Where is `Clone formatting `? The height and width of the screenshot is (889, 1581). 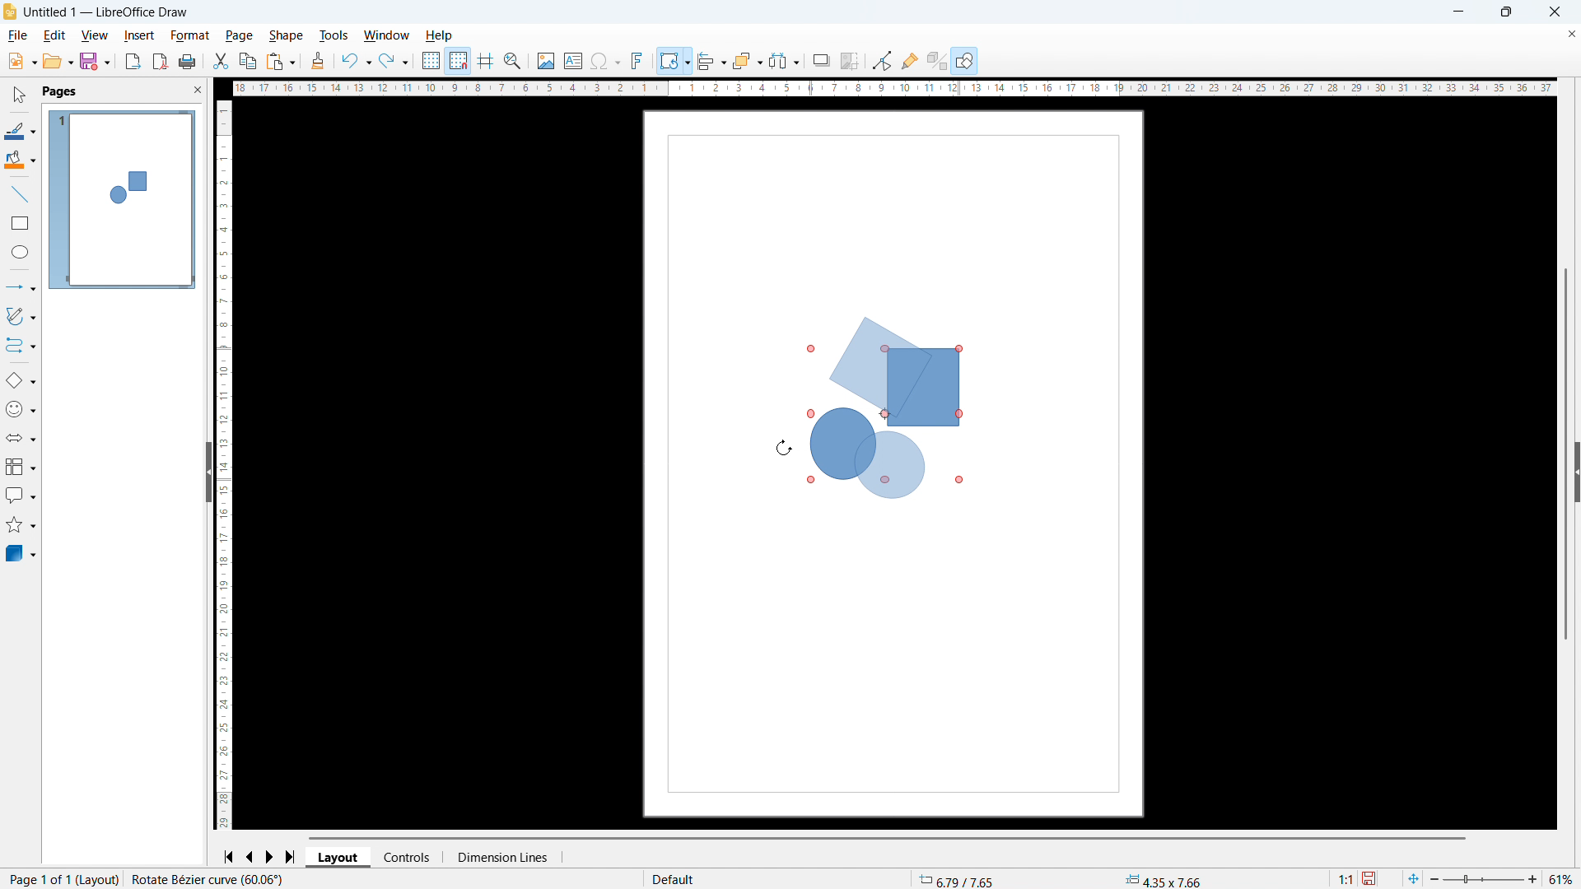
Clone formatting  is located at coordinates (319, 61).